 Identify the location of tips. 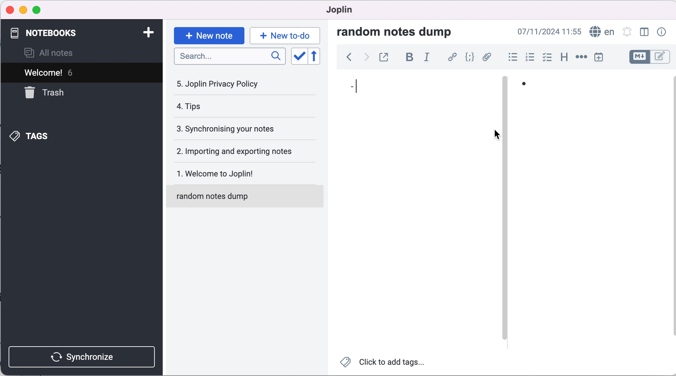
(229, 108).